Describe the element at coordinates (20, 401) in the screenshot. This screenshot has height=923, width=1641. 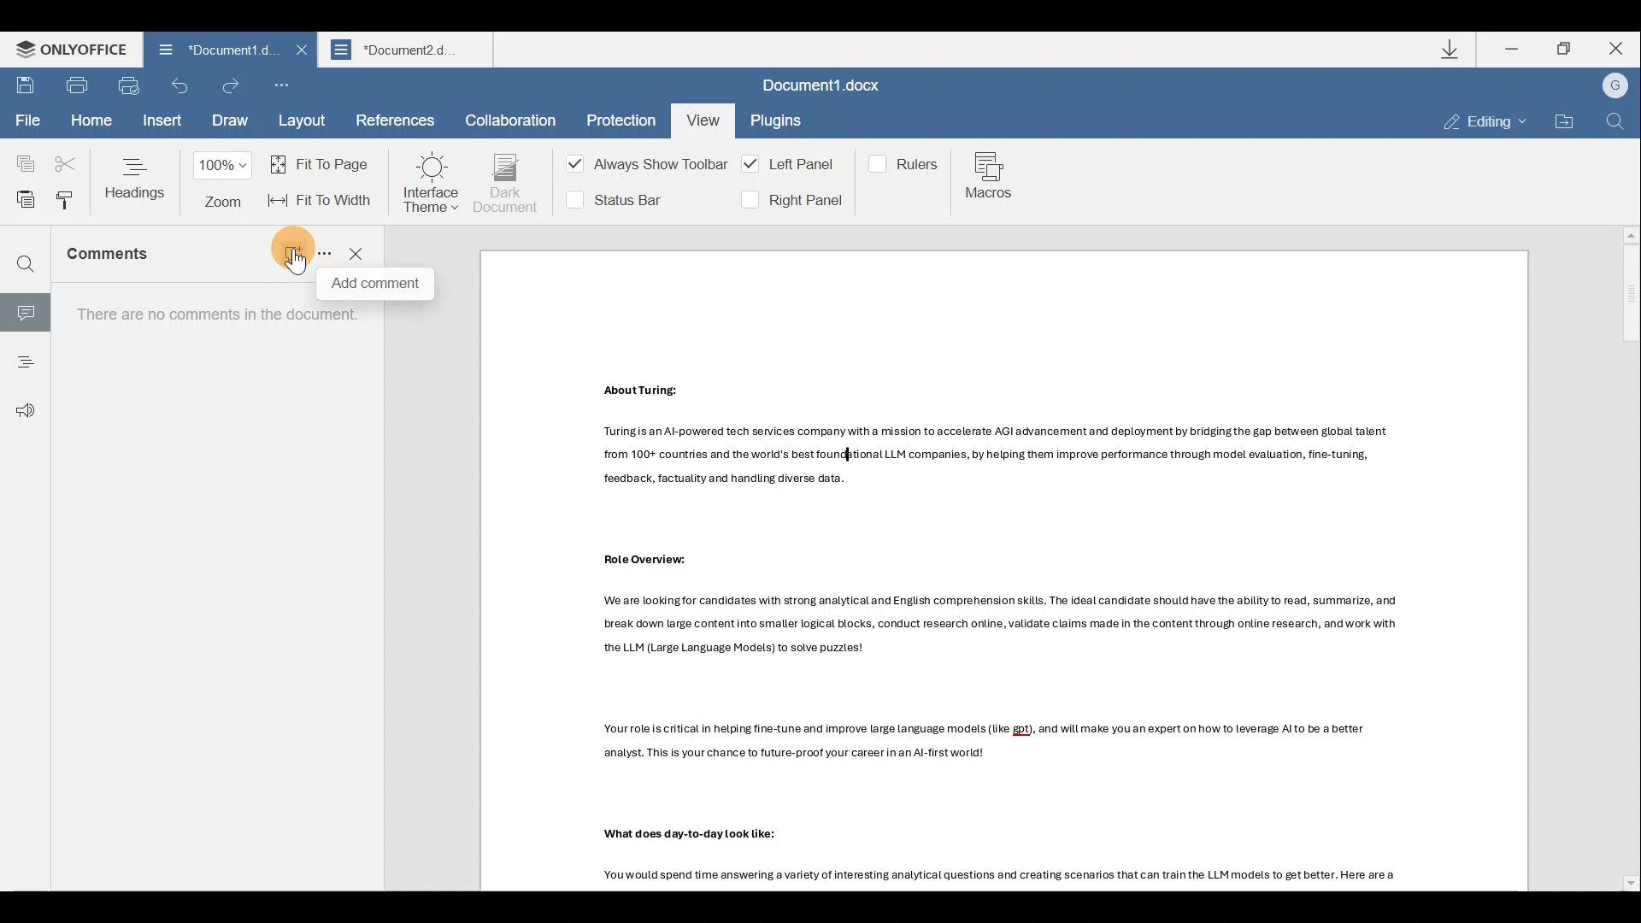
I see `Feedback & support` at that location.